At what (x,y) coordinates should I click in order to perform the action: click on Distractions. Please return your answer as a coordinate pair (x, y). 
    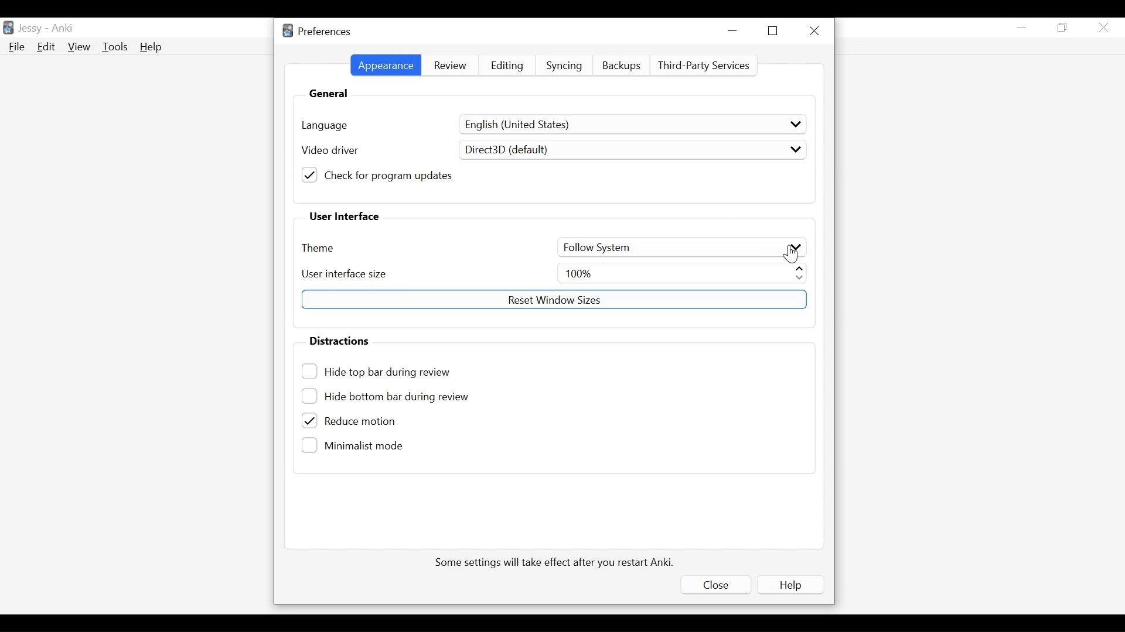
    Looking at the image, I should click on (339, 340).